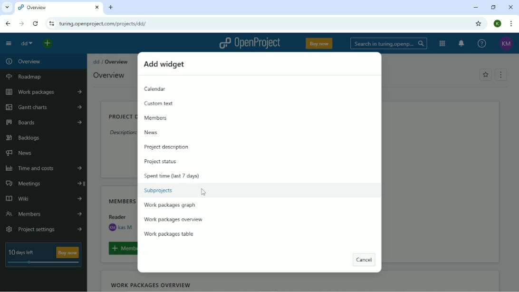 This screenshot has height=292, width=519. I want to click on Project description, so click(166, 147).